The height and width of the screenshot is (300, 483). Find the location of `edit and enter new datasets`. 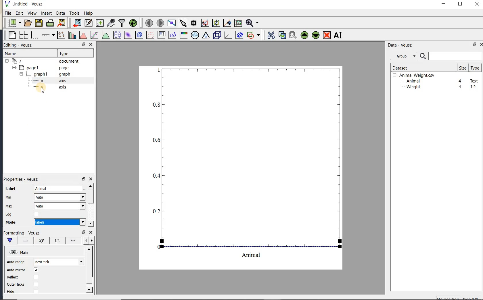

edit and enter new datasets is located at coordinates (88, 23).